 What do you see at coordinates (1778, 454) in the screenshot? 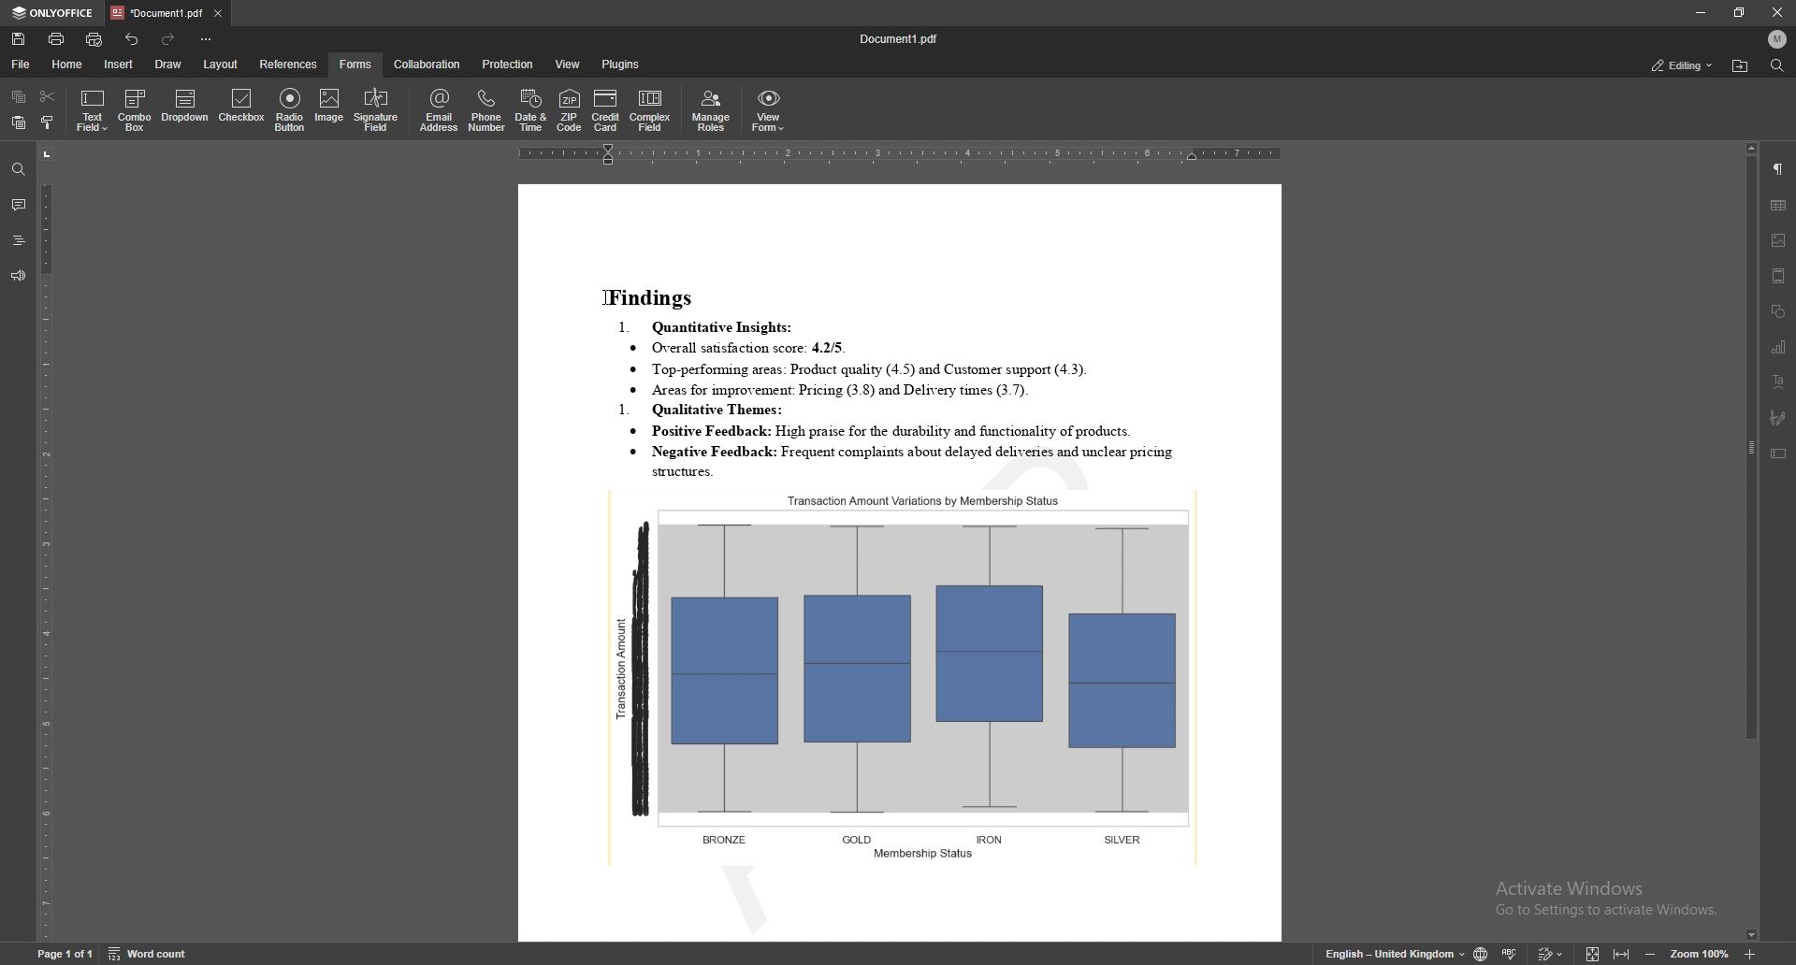
I see `text box` at bounding box center [1778, 454].